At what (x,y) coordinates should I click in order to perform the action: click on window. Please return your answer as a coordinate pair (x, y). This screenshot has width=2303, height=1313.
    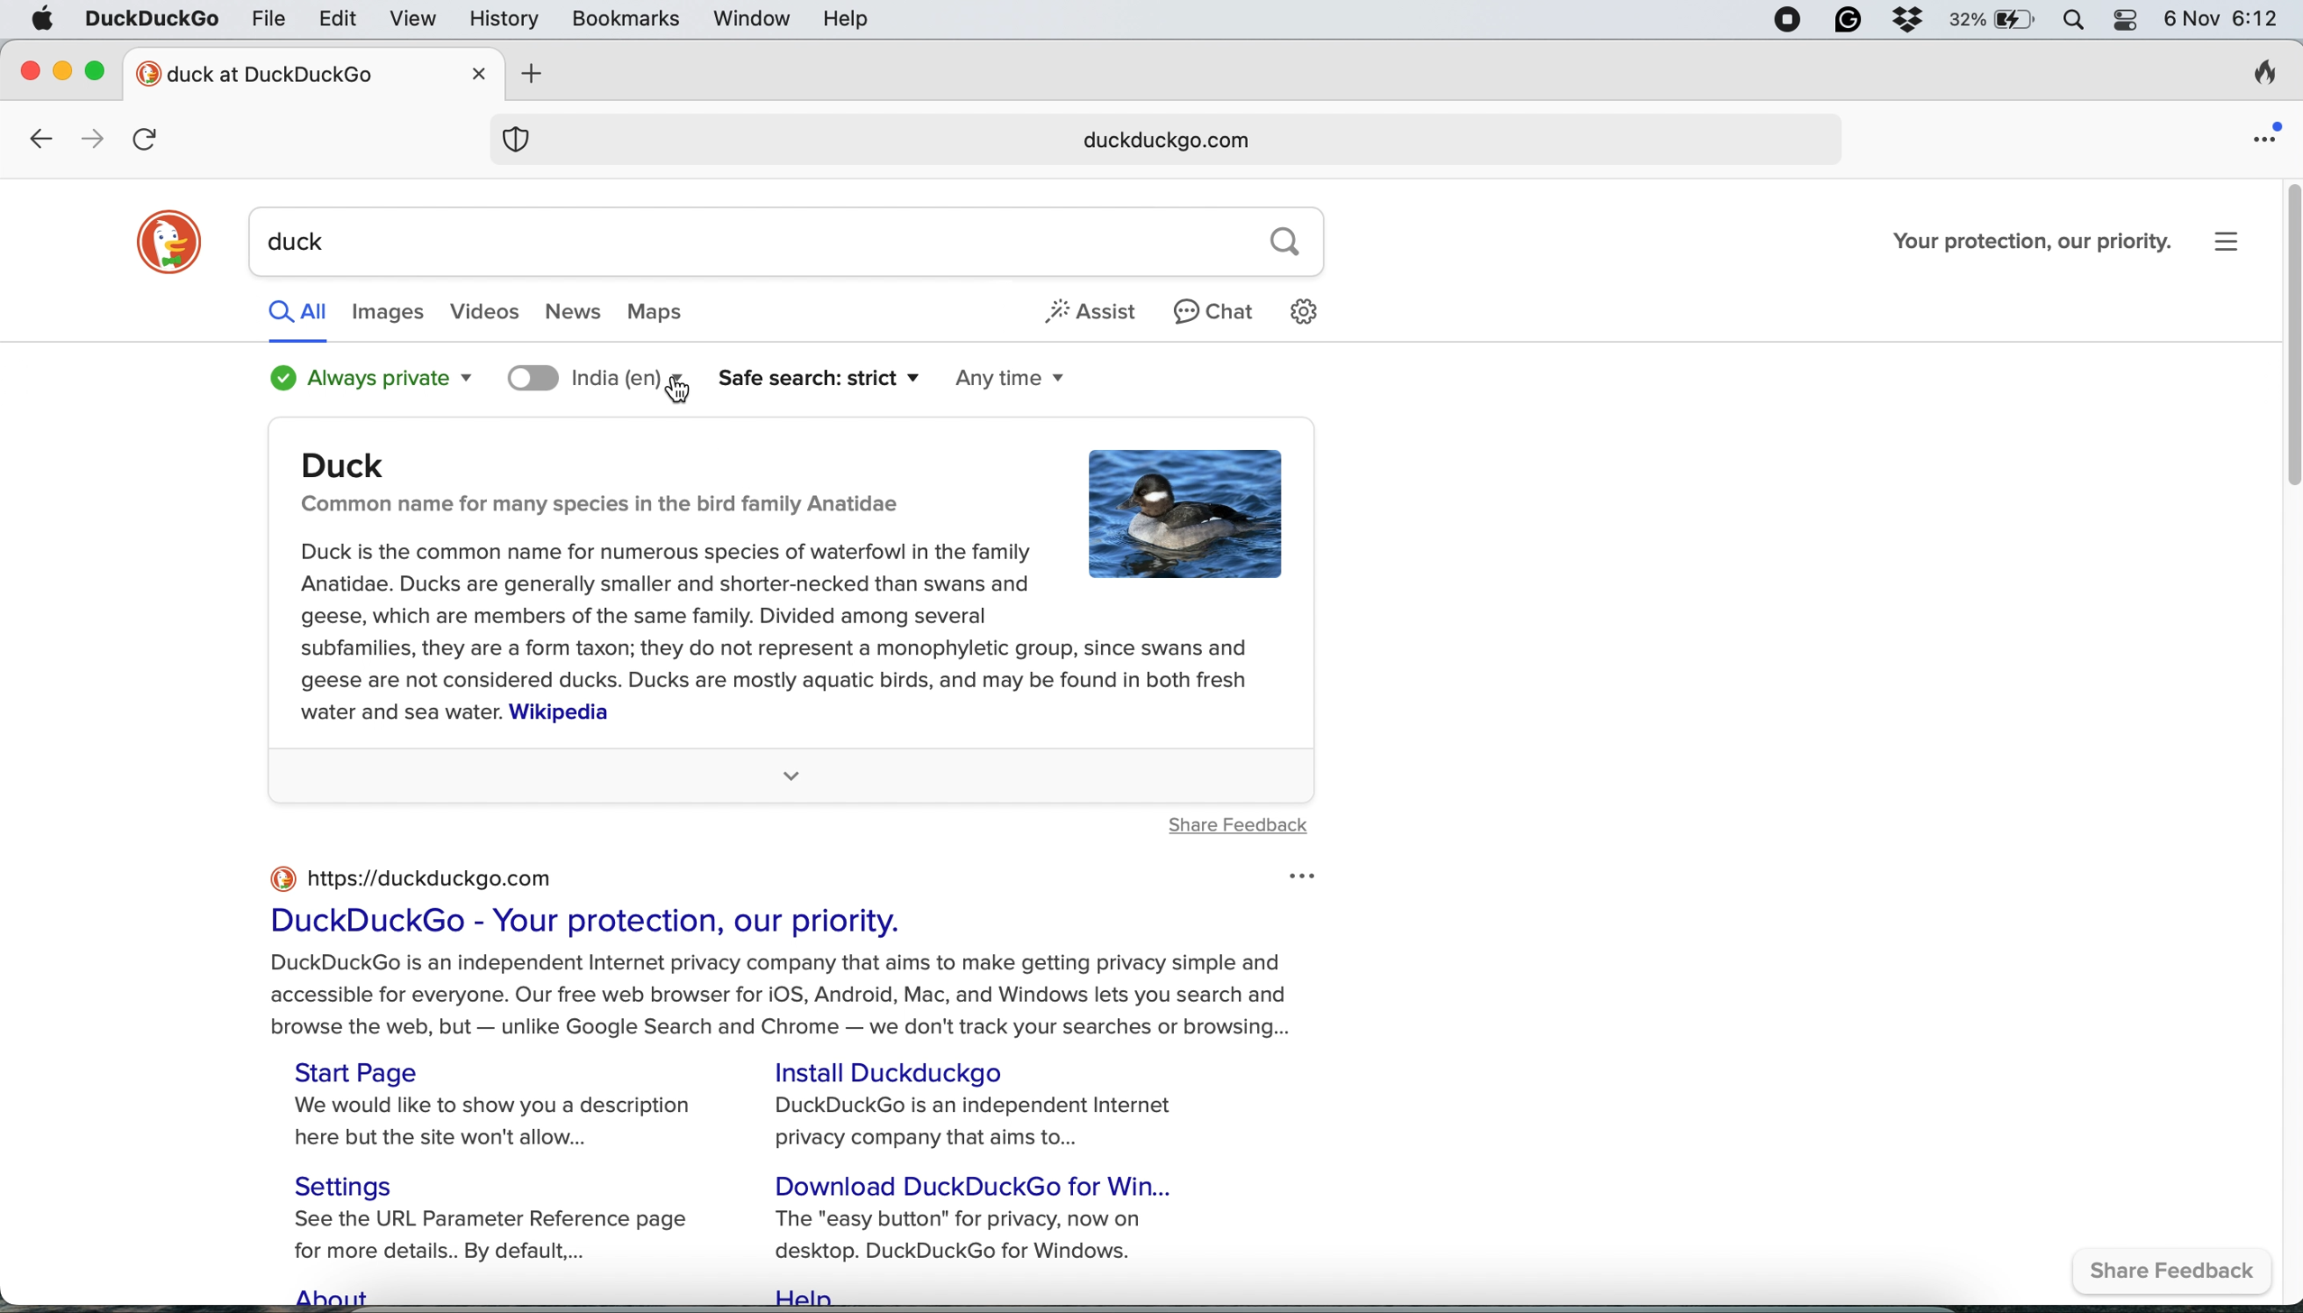
    Looking at the image, I should click on (755, 20).